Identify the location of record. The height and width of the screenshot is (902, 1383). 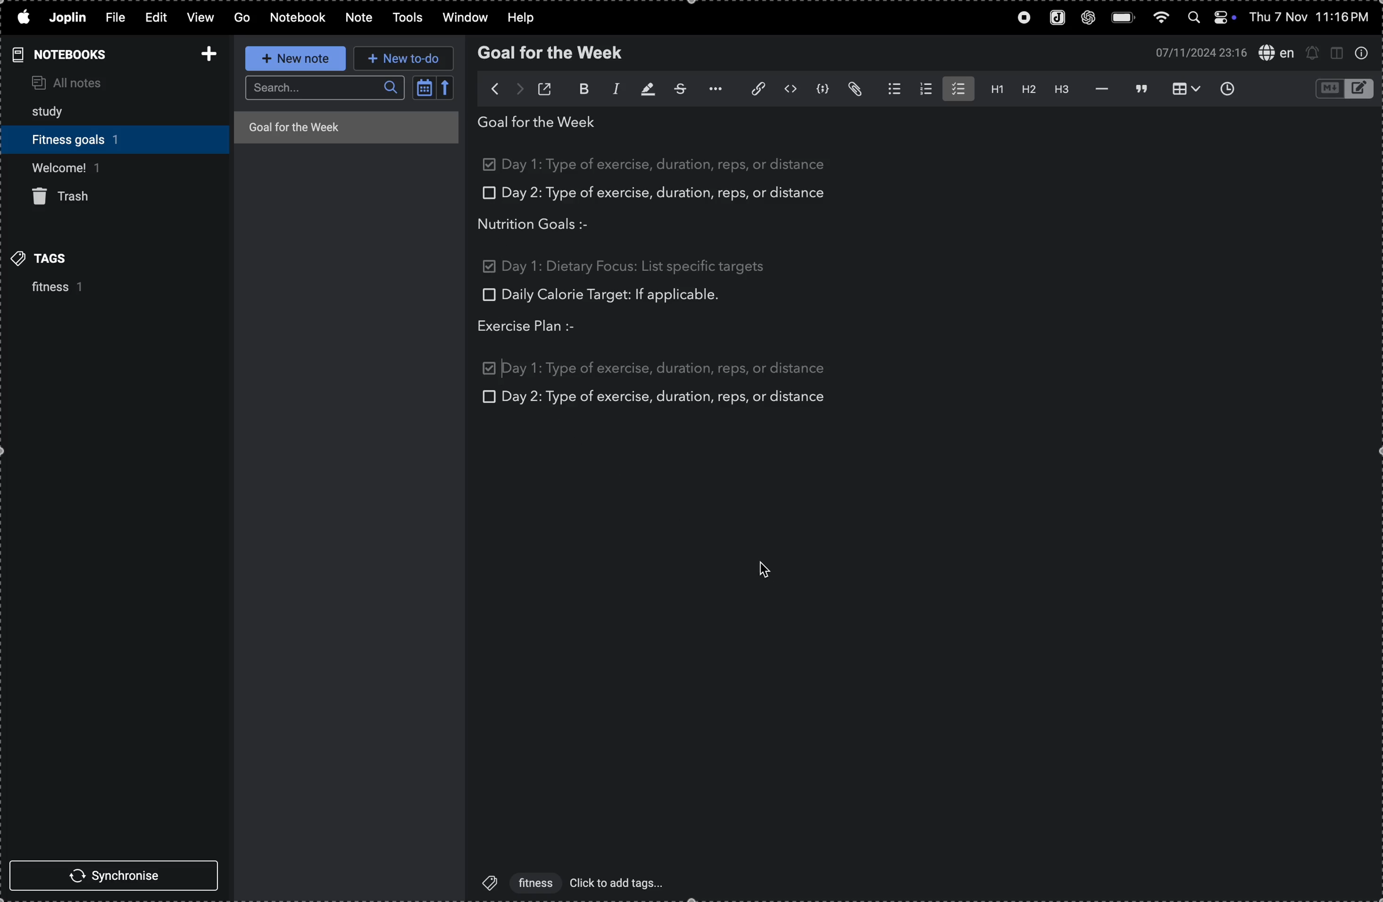
(1017, 18).